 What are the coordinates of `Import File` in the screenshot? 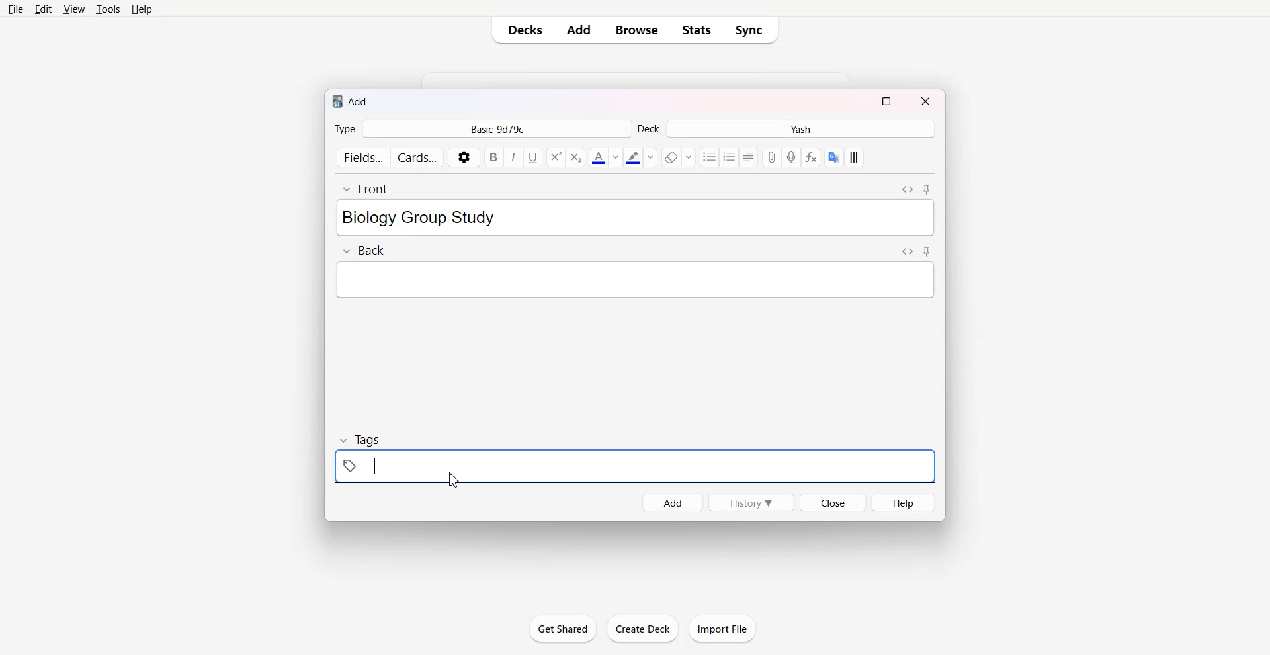 It's located at (723, 628).